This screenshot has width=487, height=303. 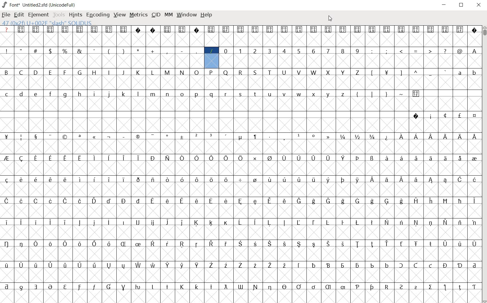 I want to click on glyph, so click(x=196, y=95).